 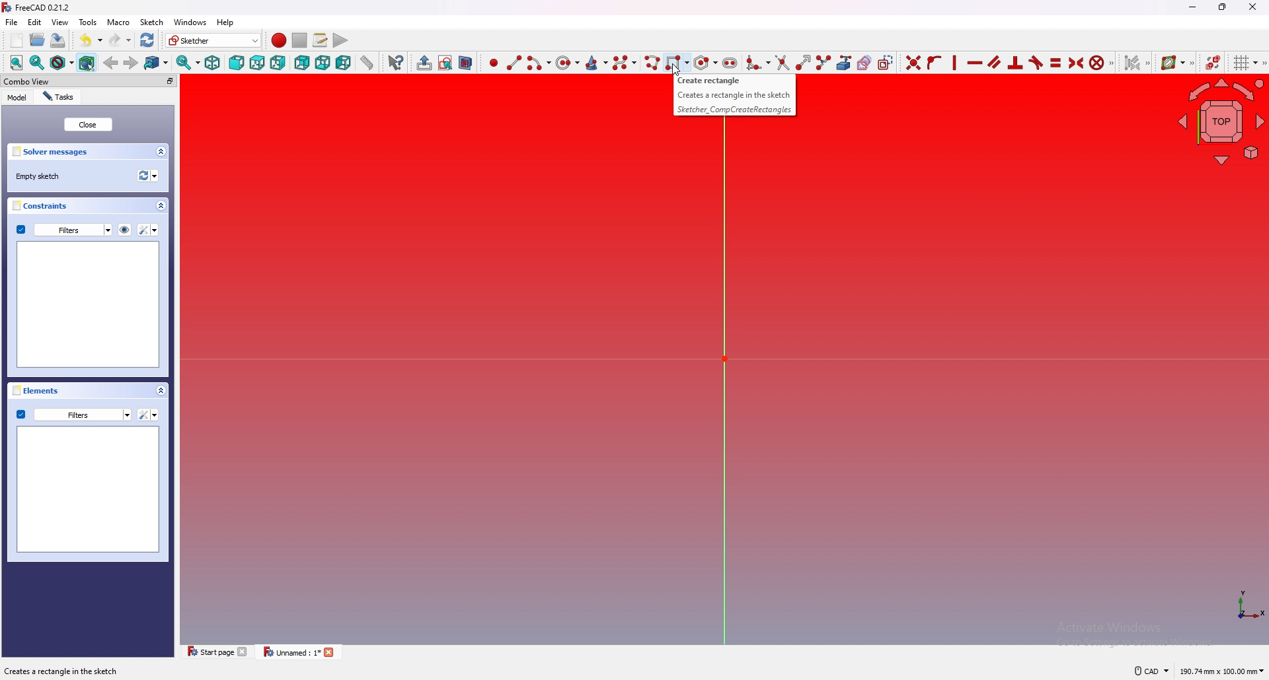 What do you see at coordinates (446, 63) in the screenshot?
I see `view sketch` at bounding box center [446, 63].